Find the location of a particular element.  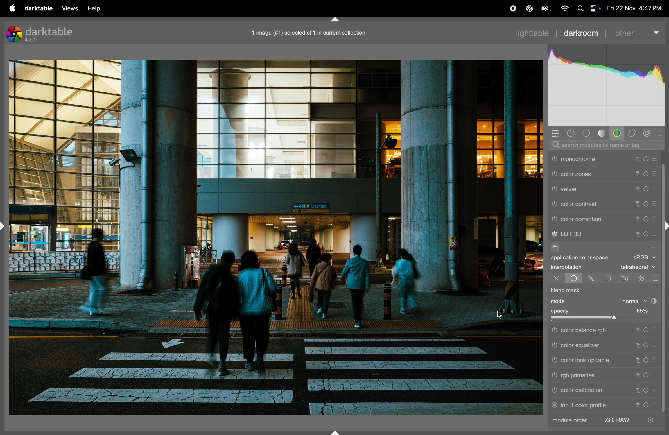

0% is located at coordinates (639, 310).